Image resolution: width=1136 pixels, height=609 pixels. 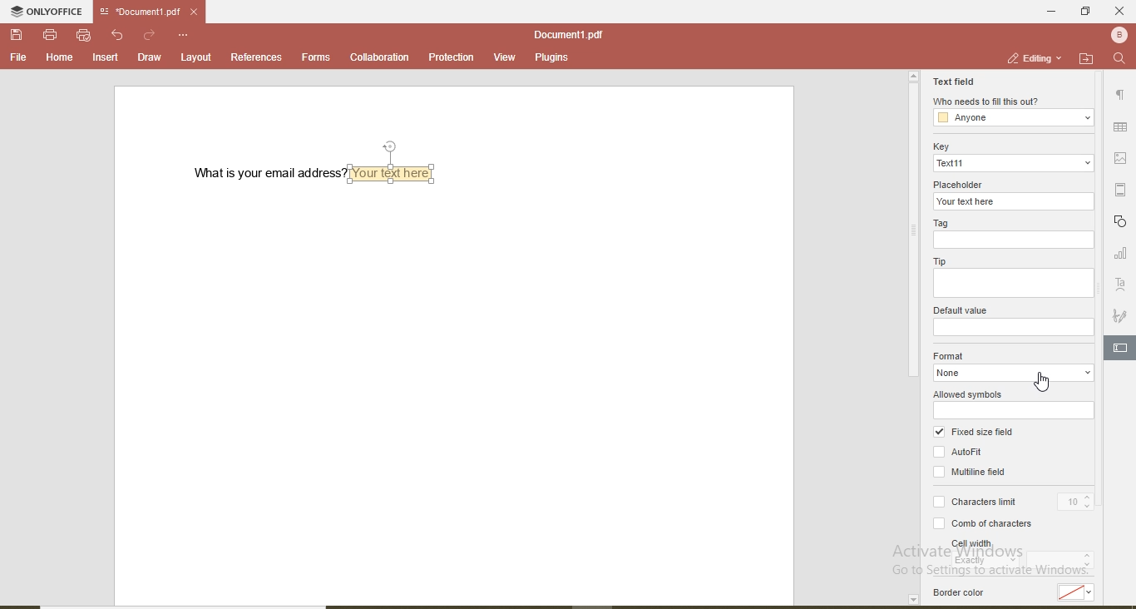 What do you see at coordinates (977, 525) in the screenshot?
I see `comb of characters` at bounding box center [977, 525].